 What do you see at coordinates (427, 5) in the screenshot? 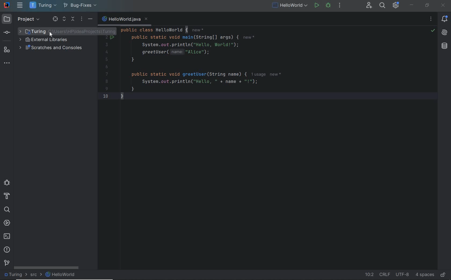
I see `restore down` at bounding box center [427, 5].